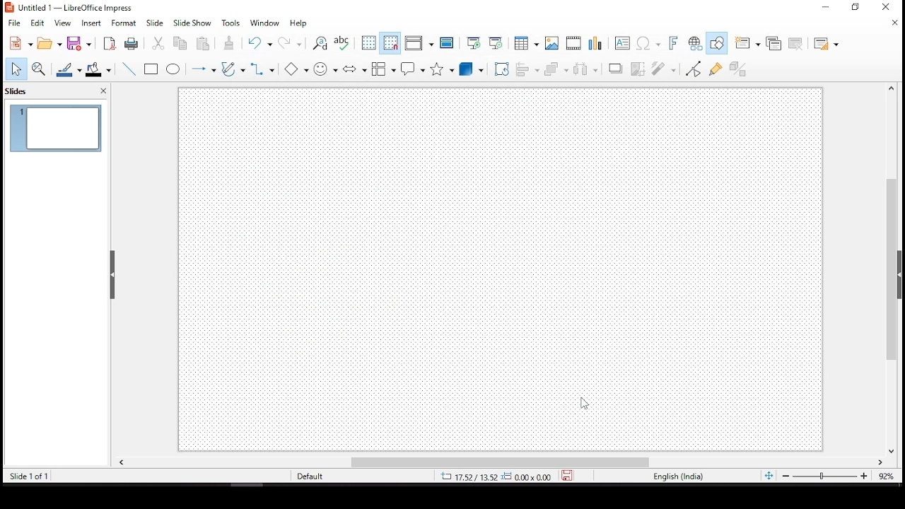 This screenshot has height=509, width=905. Describe the element at coordinates (718, 42) in the screenshot. I see `show draw functions` at that location.